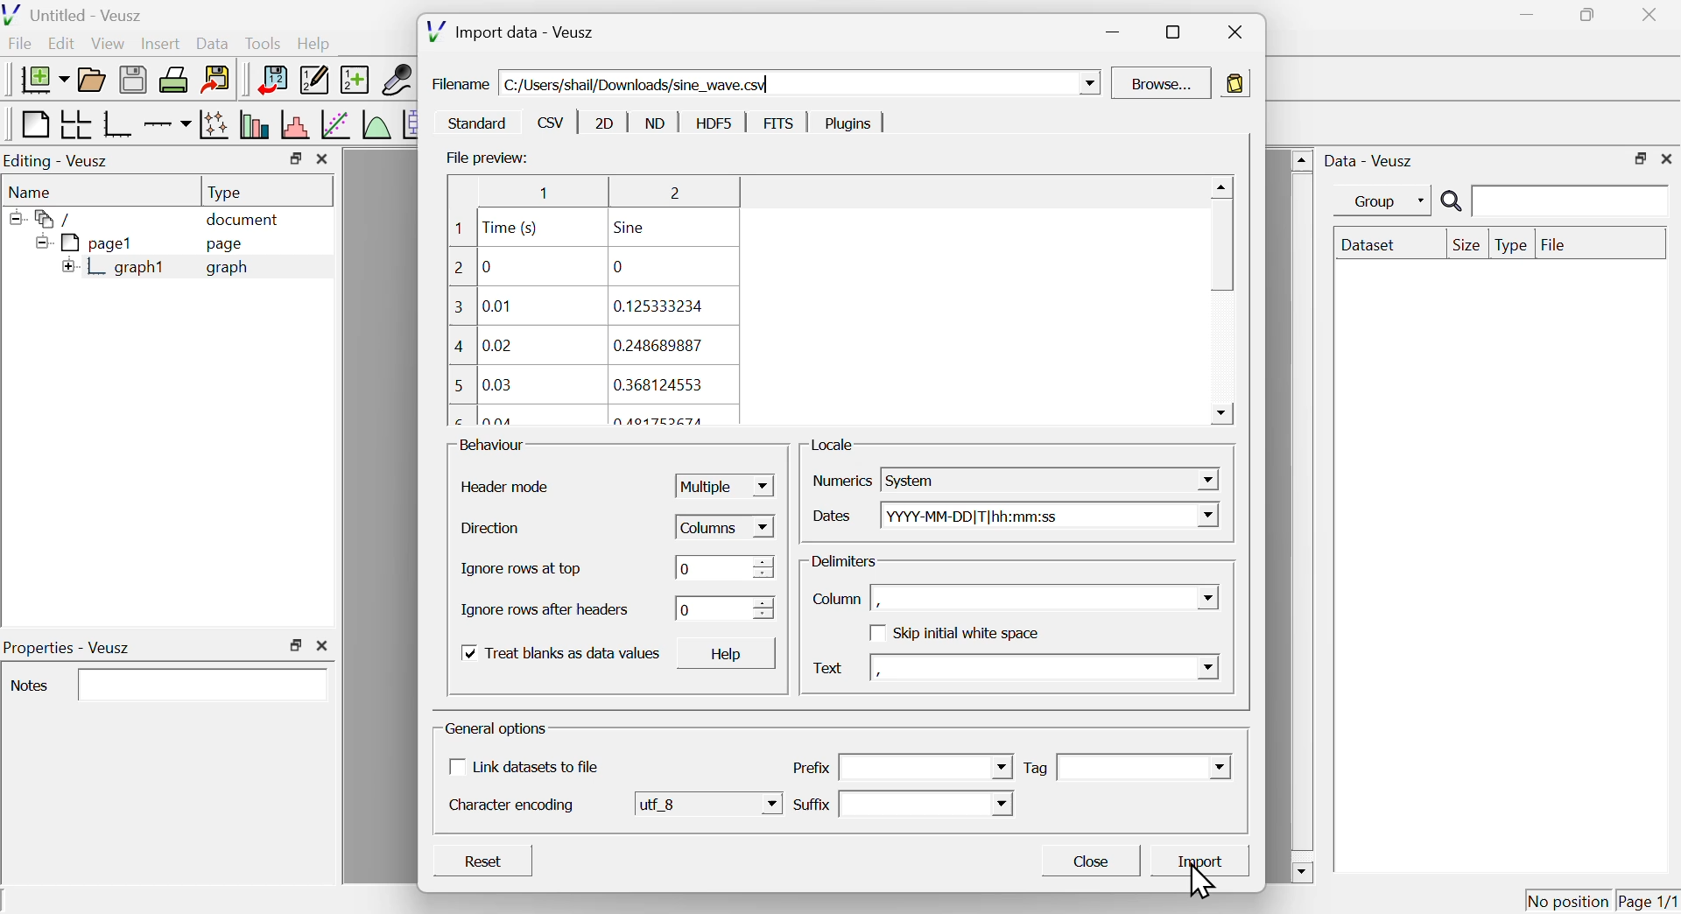  What do you see at coordinates (1170, 31) in the screenshot?
I see `maximize` at bounding box center [1170, 31].